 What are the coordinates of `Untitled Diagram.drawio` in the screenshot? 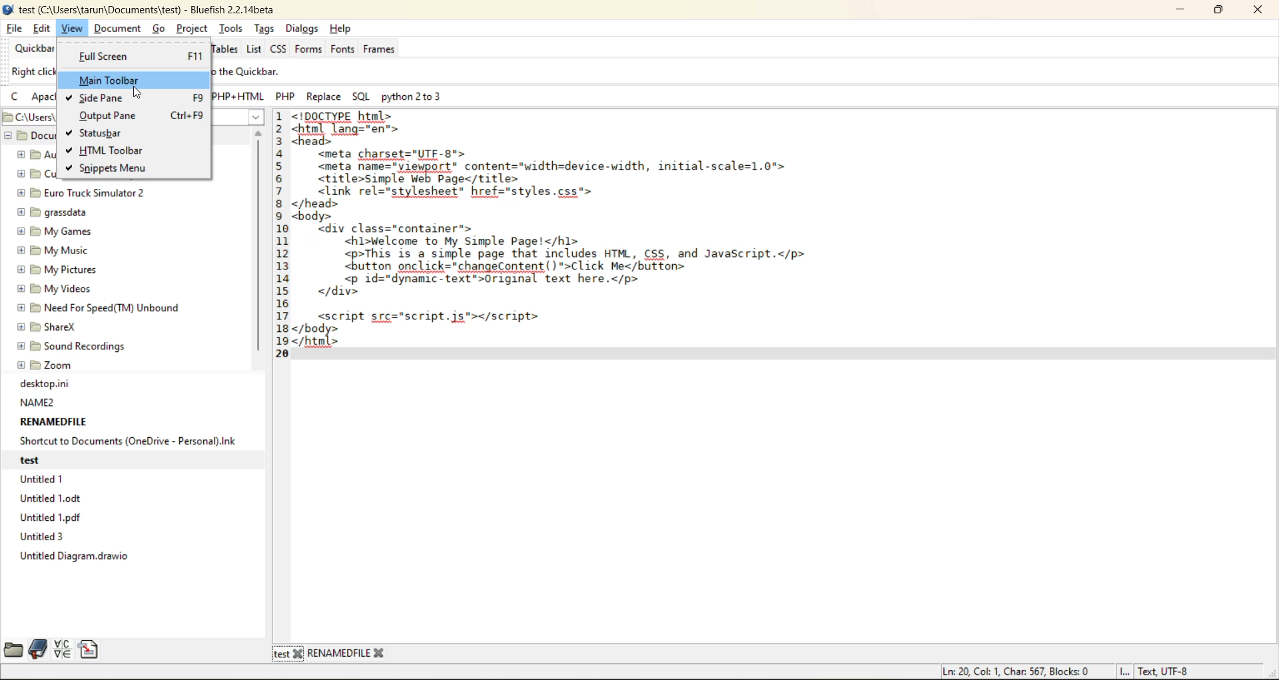 It's located at (78, 558).